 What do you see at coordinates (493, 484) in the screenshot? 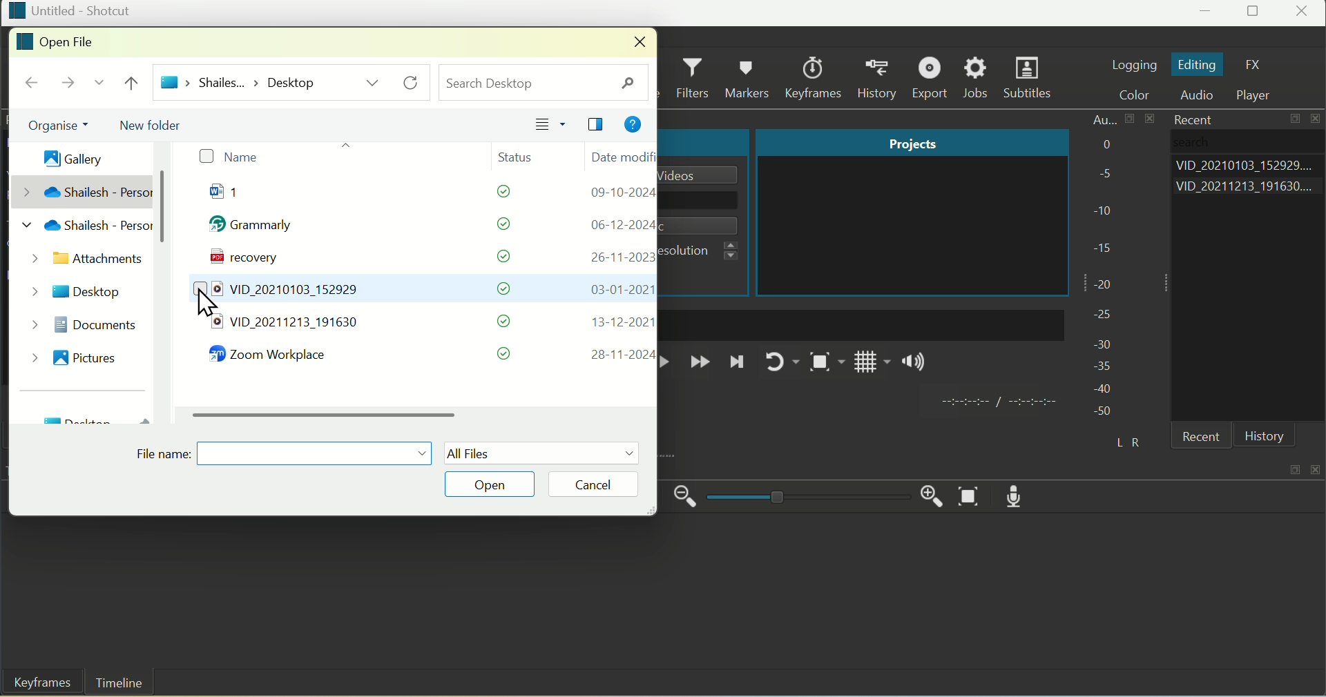
I see `Open` at bounding box center [493, 484].